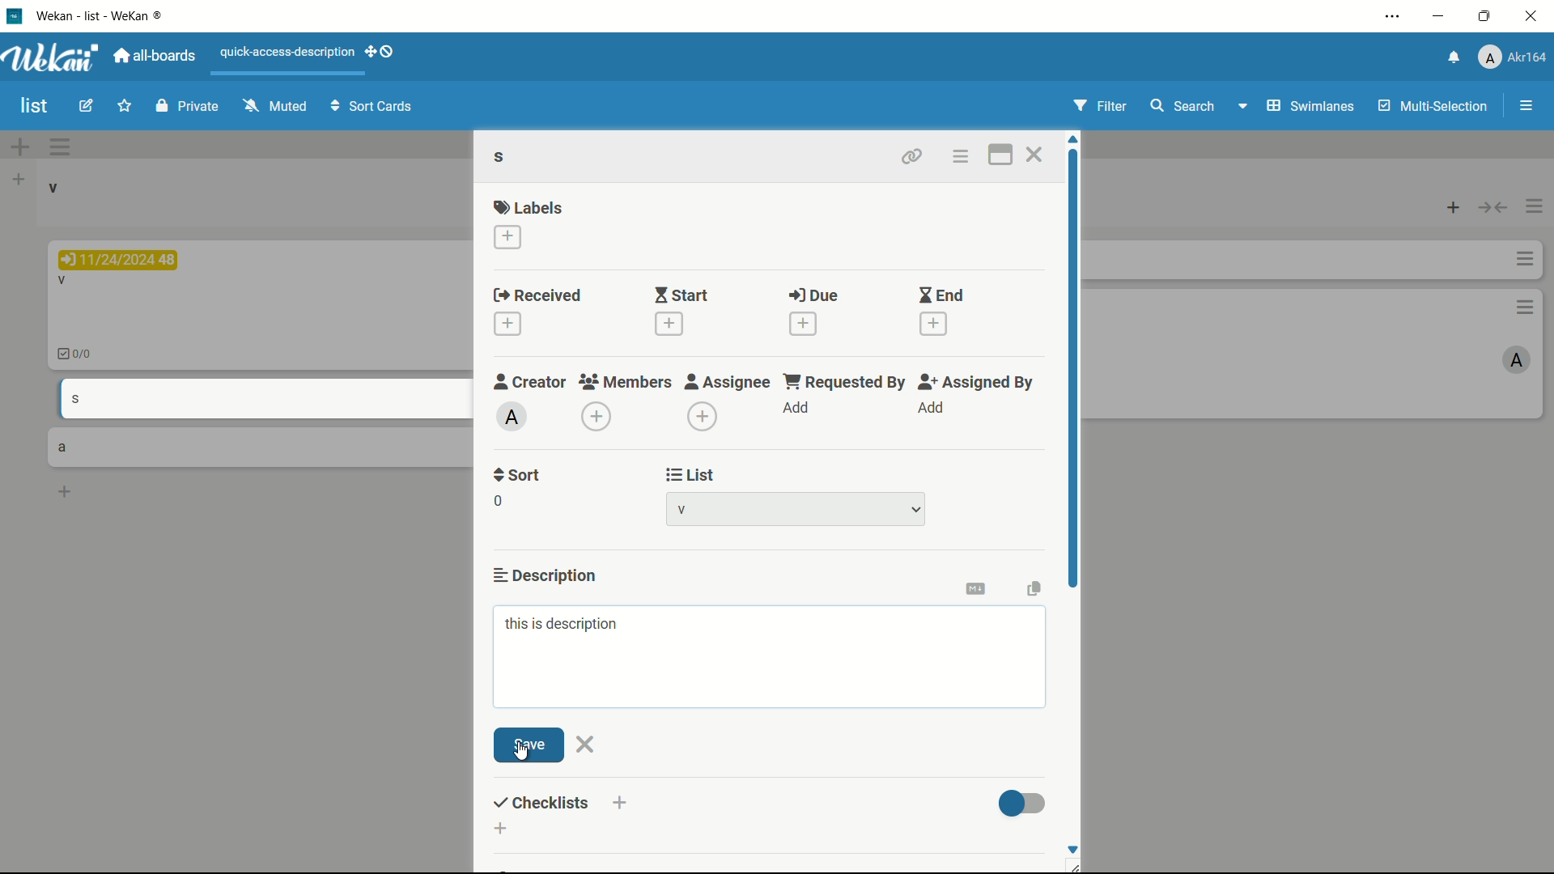 This screenshot has height=874, width=1554. I want to click on scroll bar, so click(1072, 399).